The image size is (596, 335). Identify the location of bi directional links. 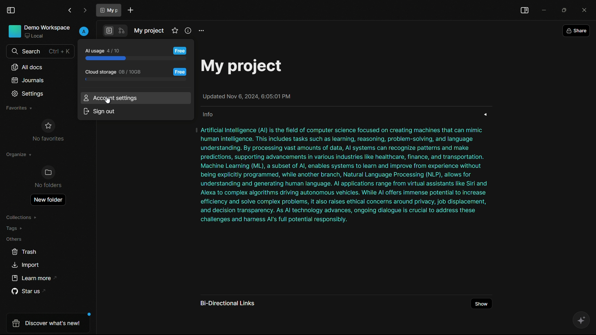
(230, 302).